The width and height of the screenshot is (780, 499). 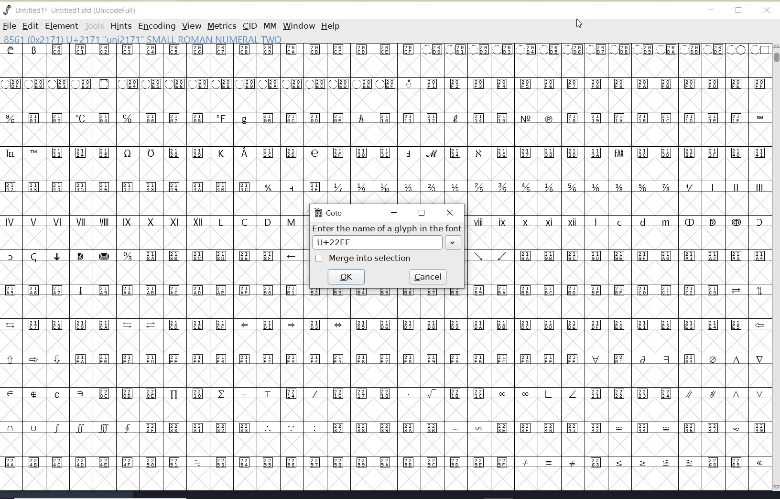 I want to click on HINTS, so click(x=120, y=26).